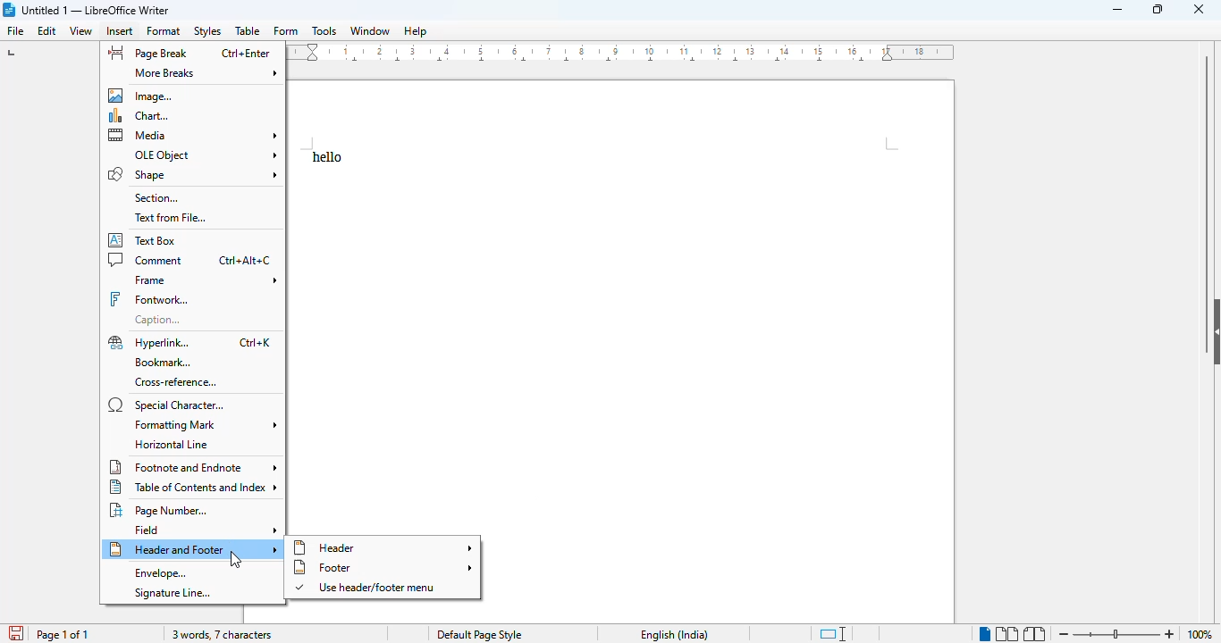 This screenshot has height=643, width=1221. I want to click on hyperlink, so click(151, 343).